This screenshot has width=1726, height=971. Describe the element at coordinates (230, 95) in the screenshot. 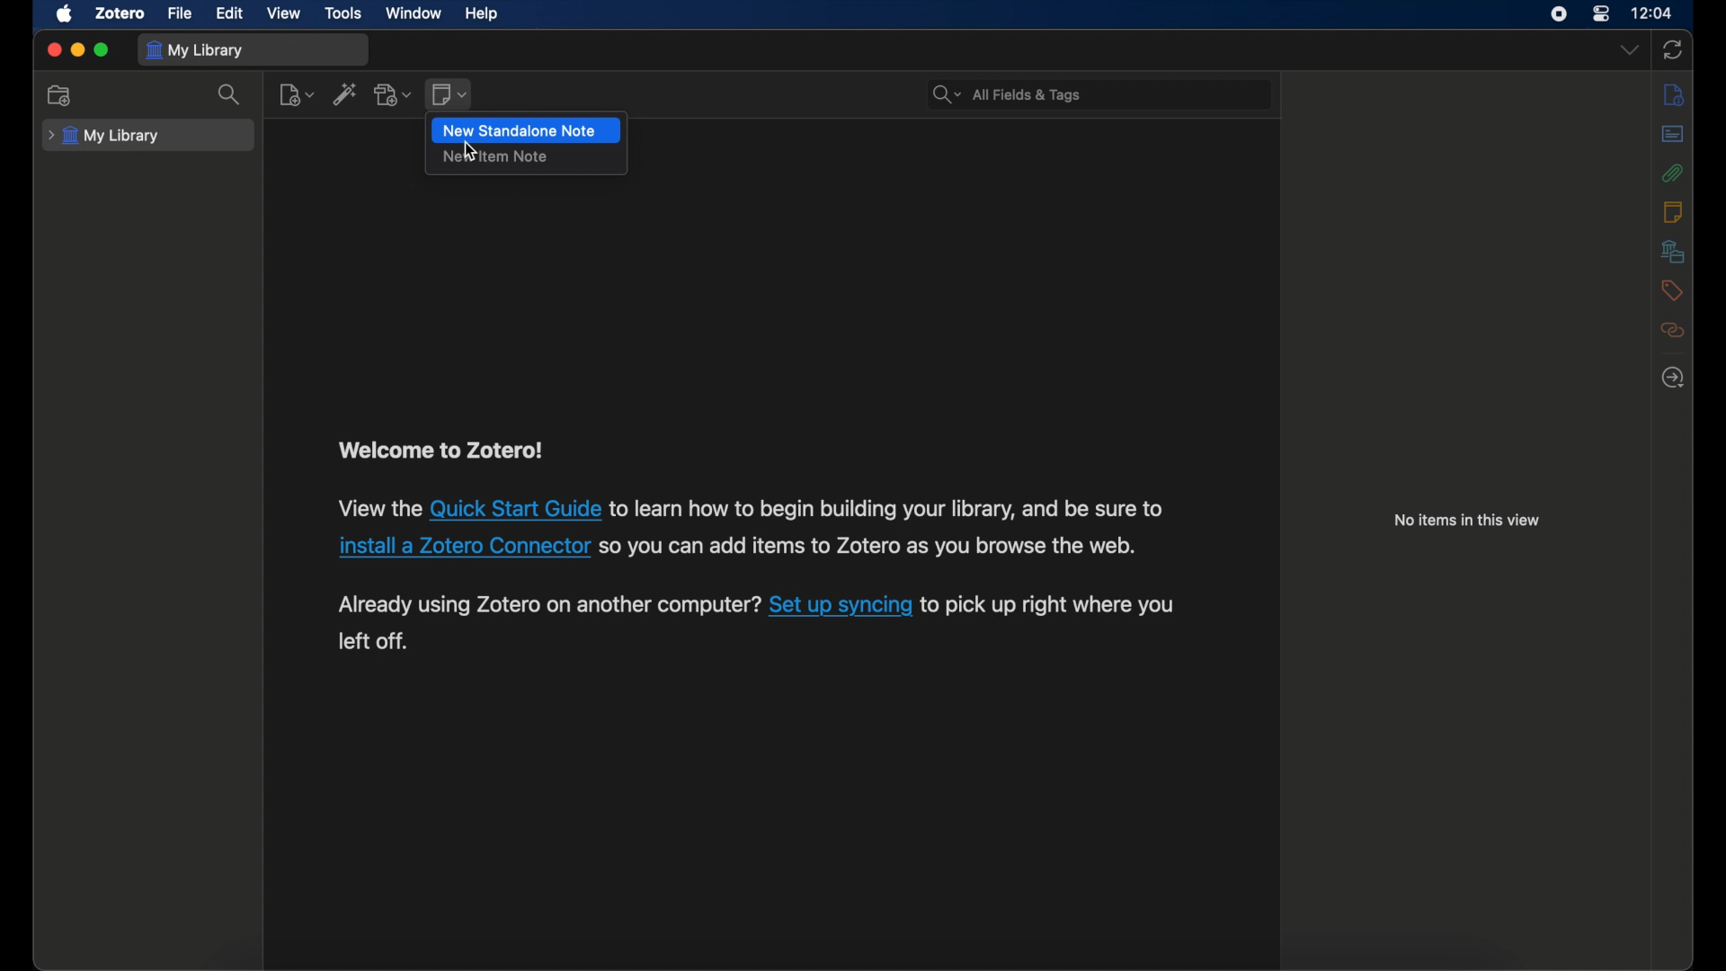

I see `search` at that location.